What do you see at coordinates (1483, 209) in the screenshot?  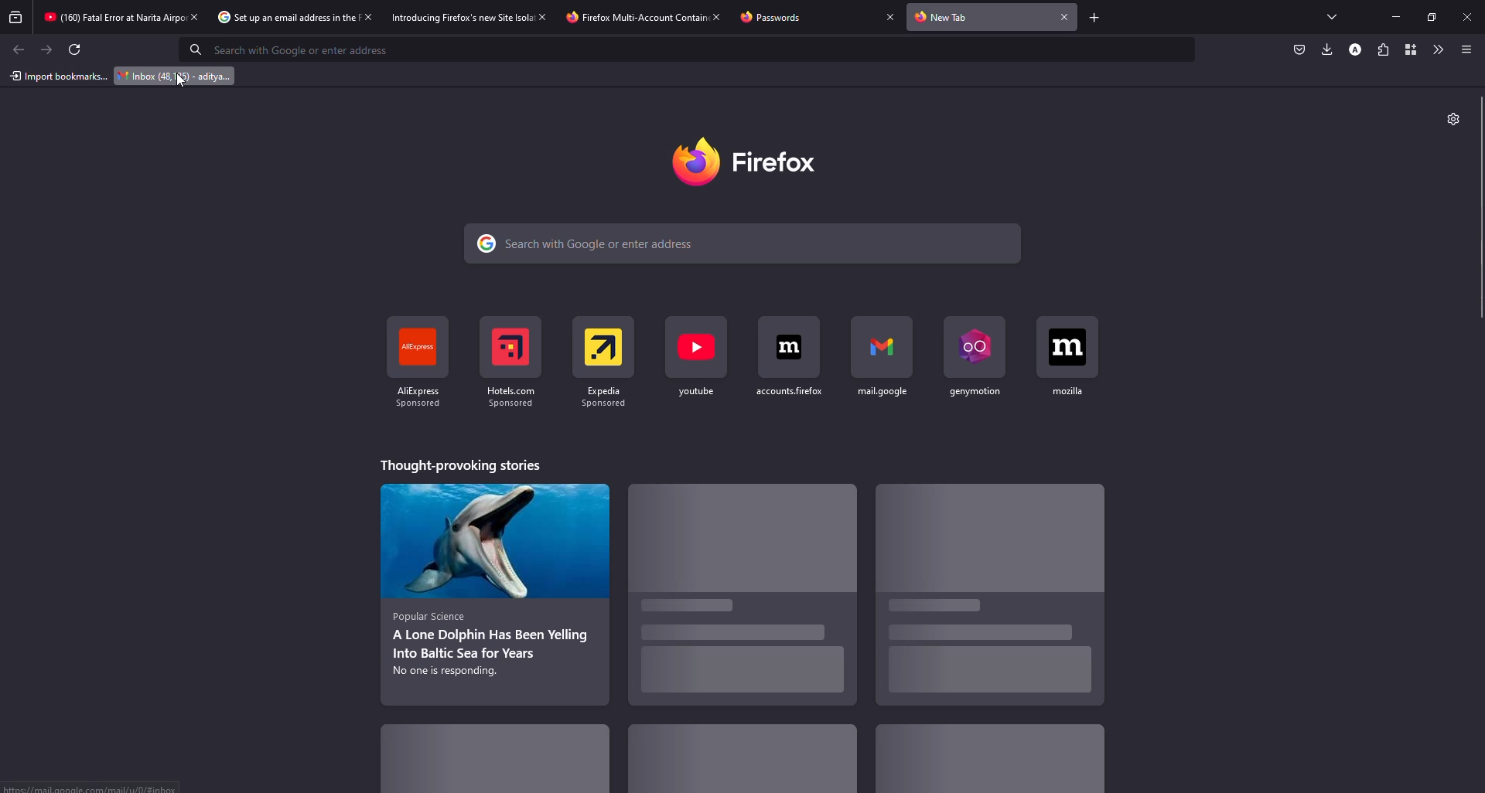 I see `scroll bar` at bounding box center [1483, 209].